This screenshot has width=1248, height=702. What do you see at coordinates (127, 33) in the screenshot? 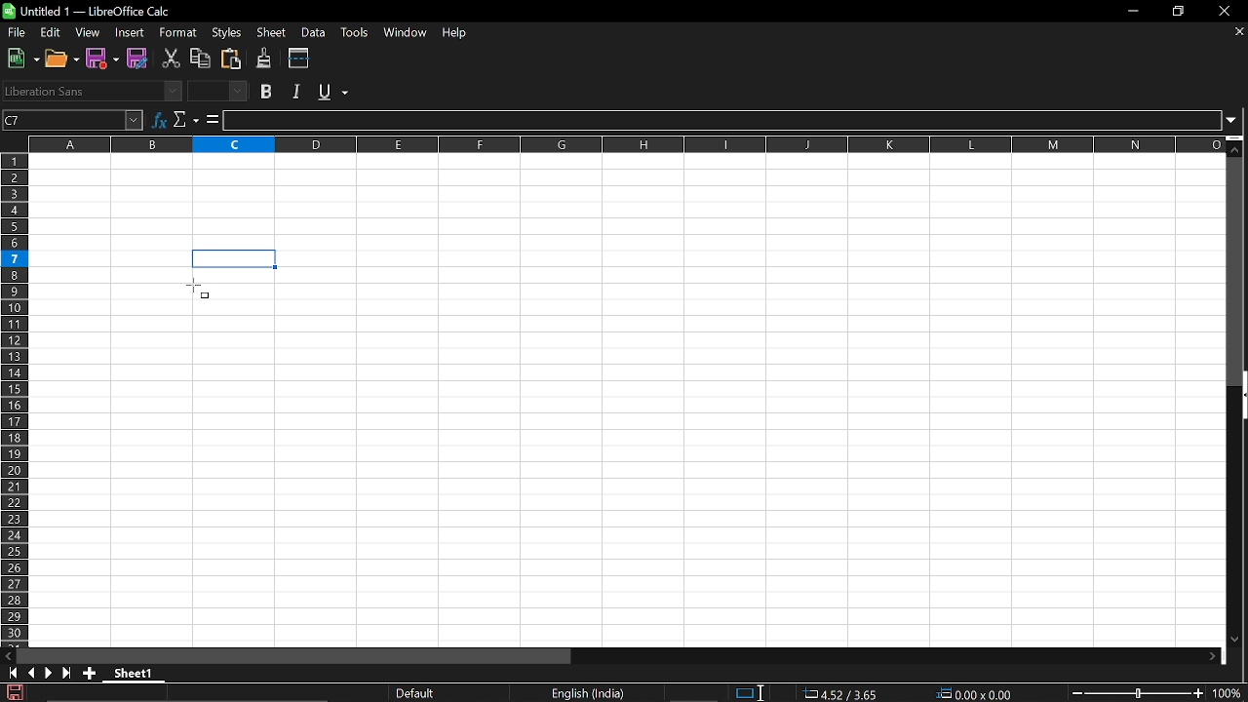
I see `Insert` at bounding box center [127, 33].